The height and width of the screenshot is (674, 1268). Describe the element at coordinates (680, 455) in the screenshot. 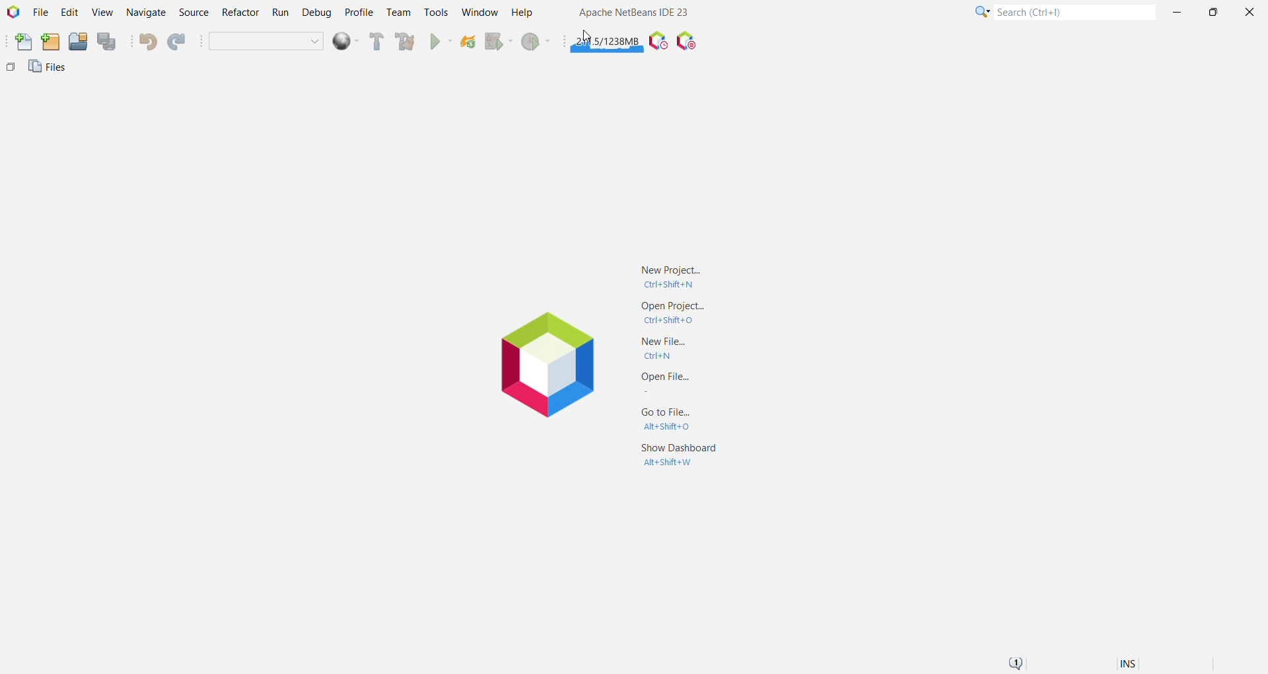

I see `Show Dashboard` at that location.